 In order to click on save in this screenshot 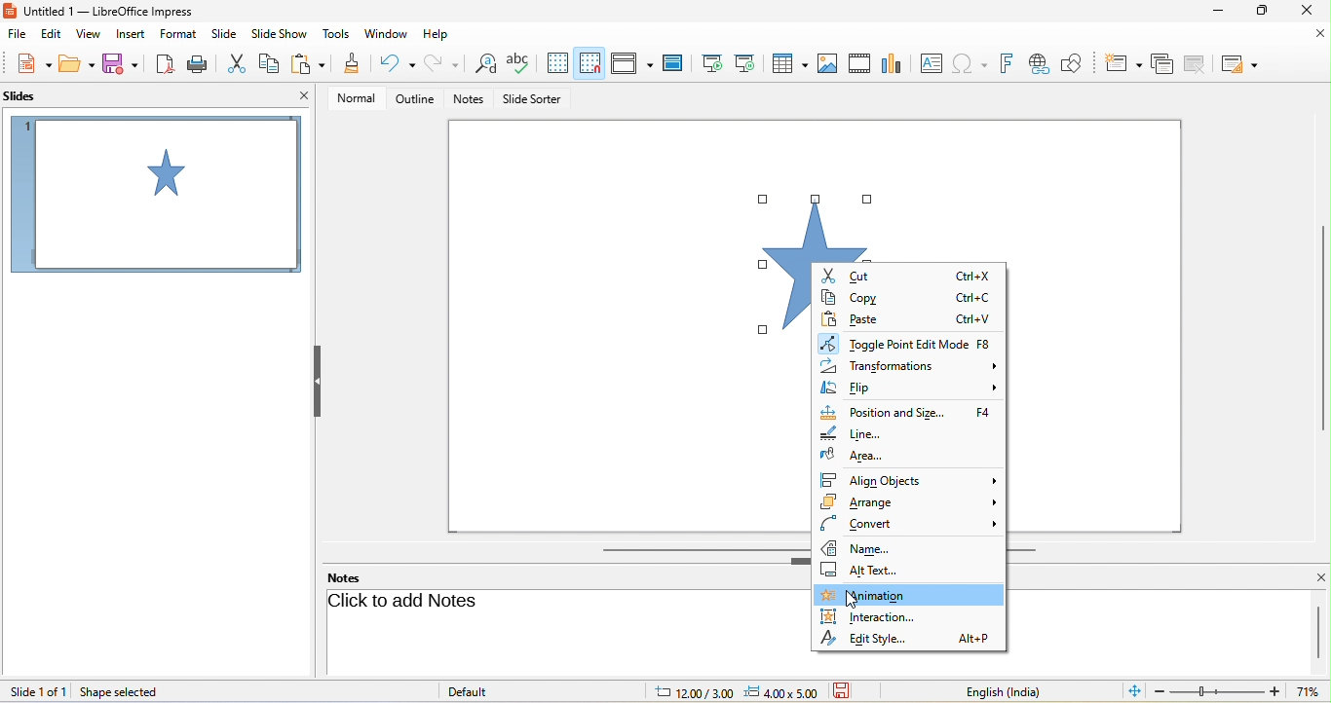, I will do `click(120, 64)`.